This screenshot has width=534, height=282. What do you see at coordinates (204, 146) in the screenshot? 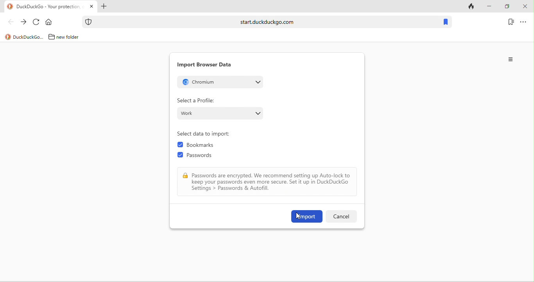
I see `bookmarks` at bounding box center [204, 146].